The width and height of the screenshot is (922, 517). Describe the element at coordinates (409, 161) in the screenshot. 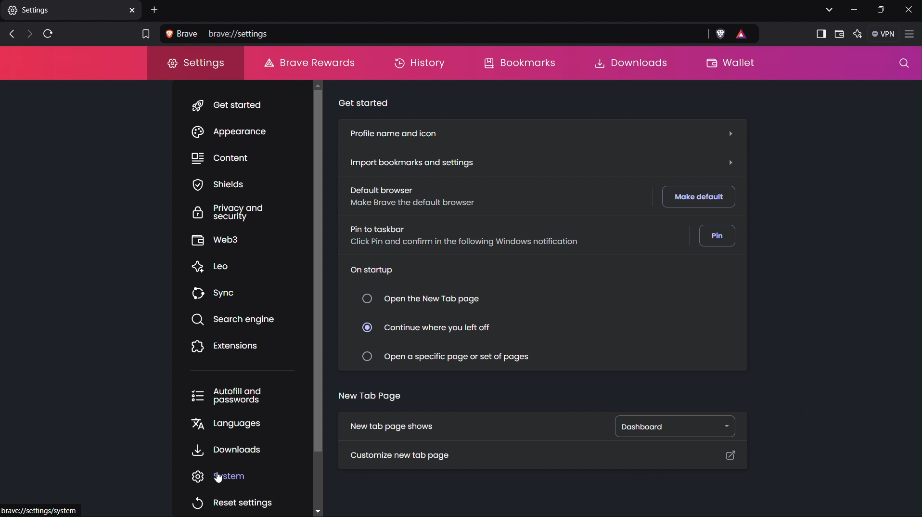

I see `Import bookmarks and settings` at that location.